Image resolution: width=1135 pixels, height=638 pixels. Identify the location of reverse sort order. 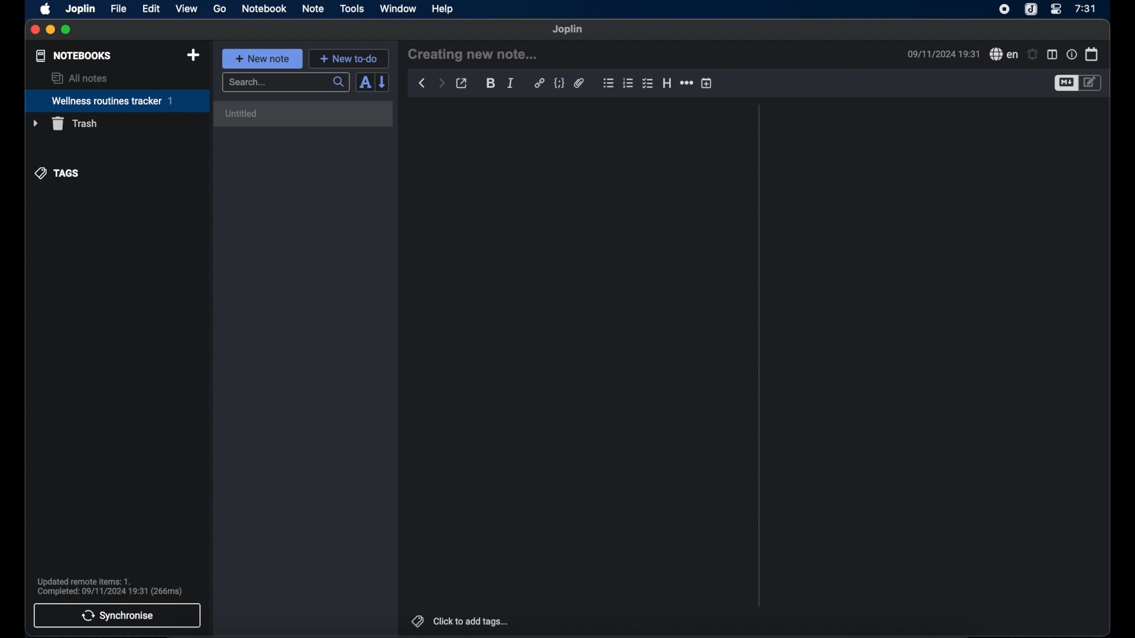
(383, 82).